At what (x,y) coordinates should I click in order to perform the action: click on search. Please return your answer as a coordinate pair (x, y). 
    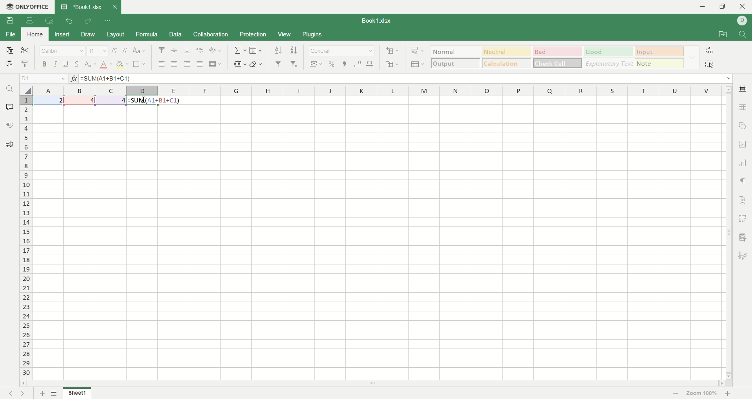
    Looking at the image, I should click on (8, 90).